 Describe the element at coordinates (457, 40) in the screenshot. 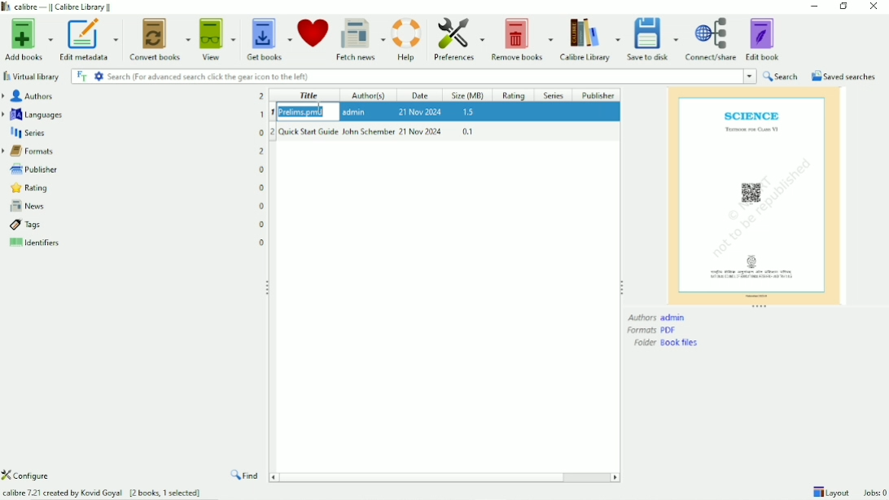

I see `Preferences` at that location.